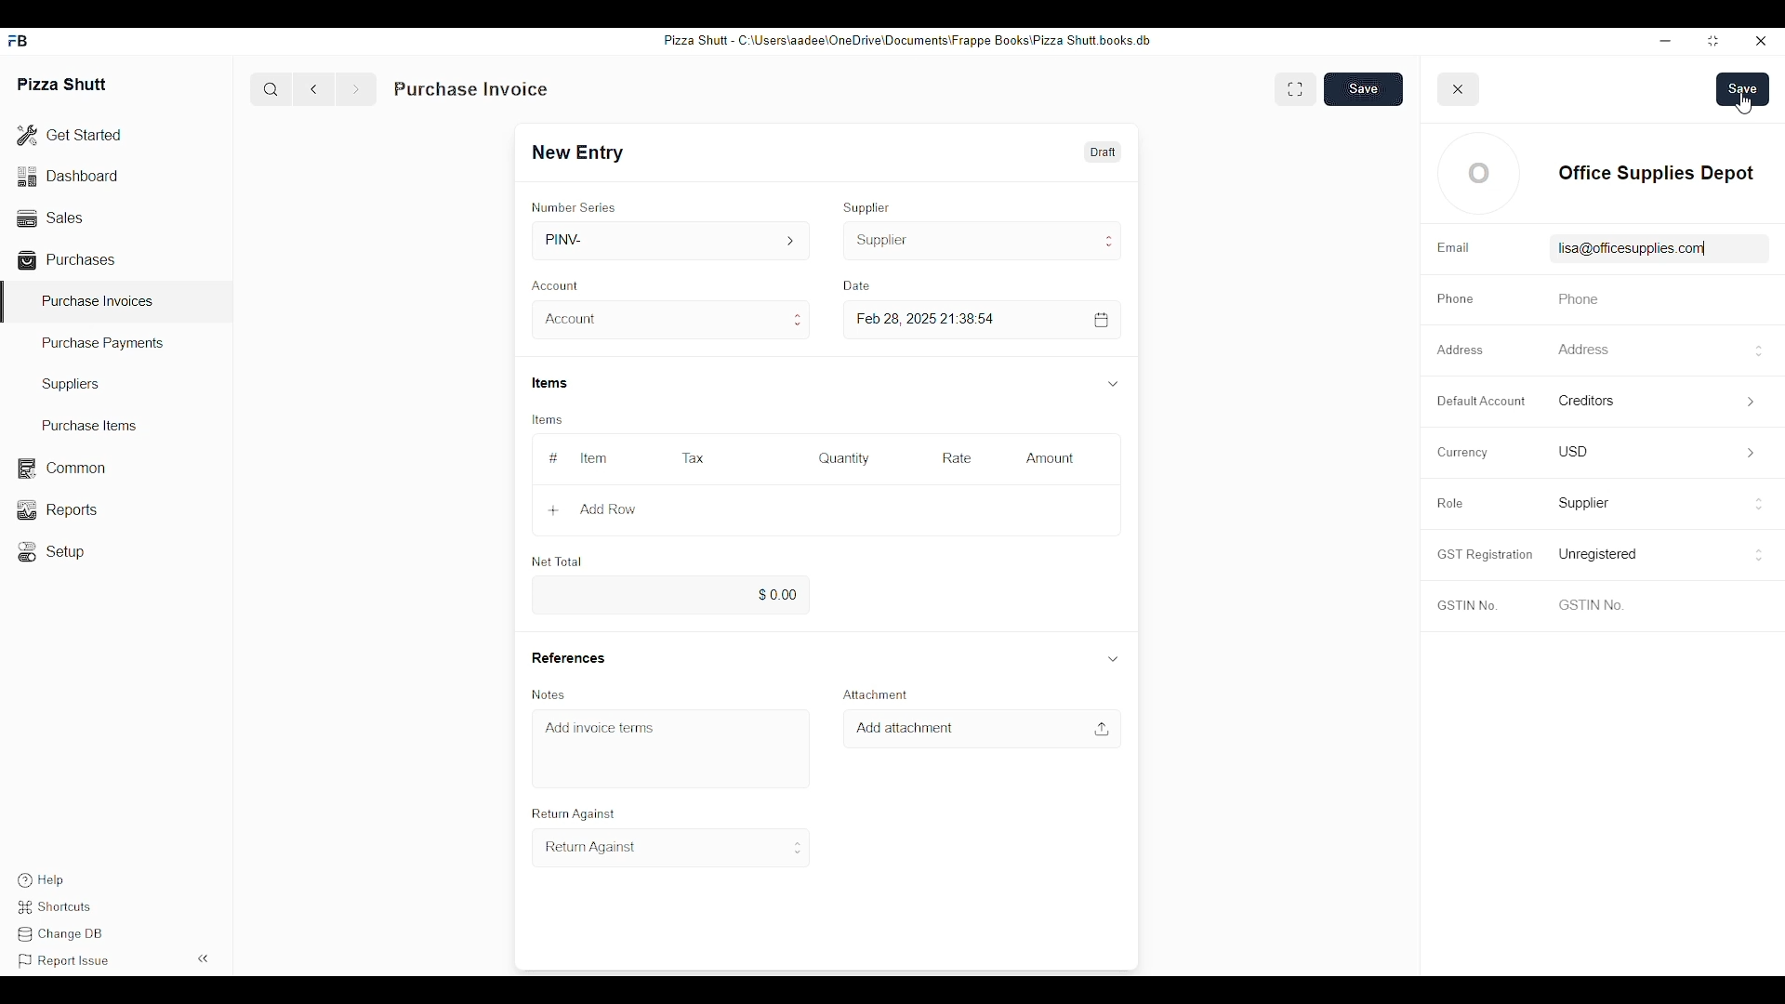 The image size is (1785, 1004). I want to click on buttons, so click(1758, 351).